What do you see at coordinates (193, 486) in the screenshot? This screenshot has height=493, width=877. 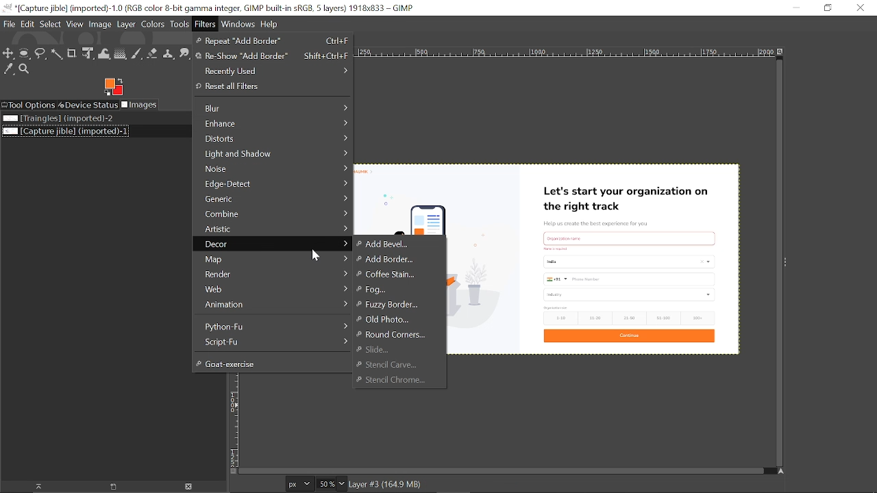 I see `Delete image` at bounding box center [193, 486].